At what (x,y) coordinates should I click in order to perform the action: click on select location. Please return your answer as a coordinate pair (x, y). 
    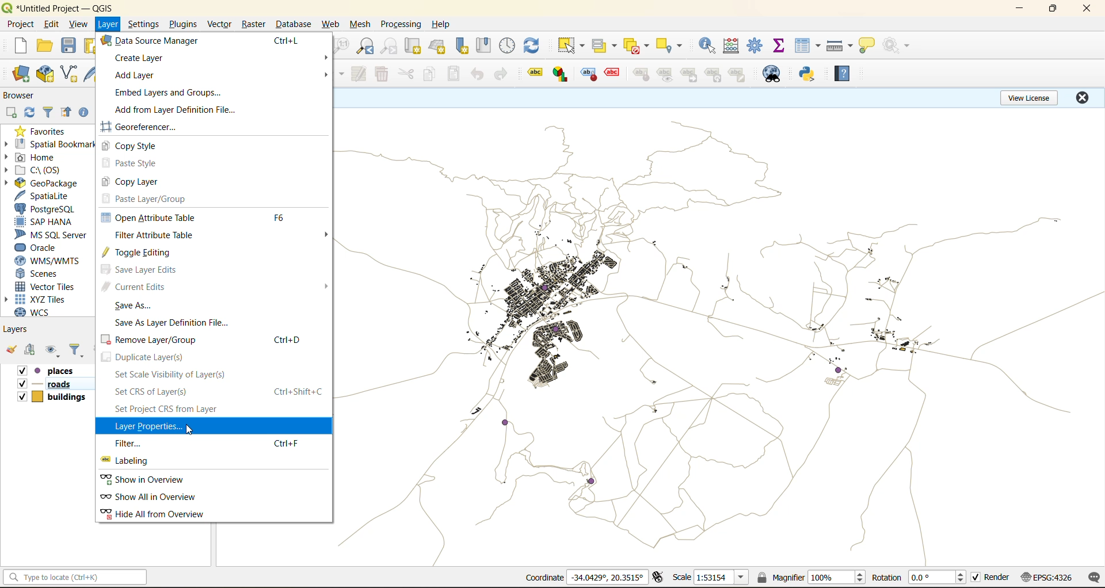
    Looking at the image, I should click on (672, 45).